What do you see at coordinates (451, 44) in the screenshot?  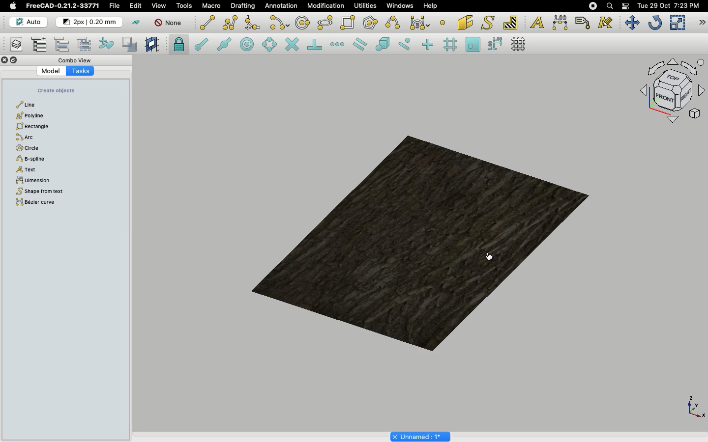 I see `Snap grid` at bounding box center [451, 44].